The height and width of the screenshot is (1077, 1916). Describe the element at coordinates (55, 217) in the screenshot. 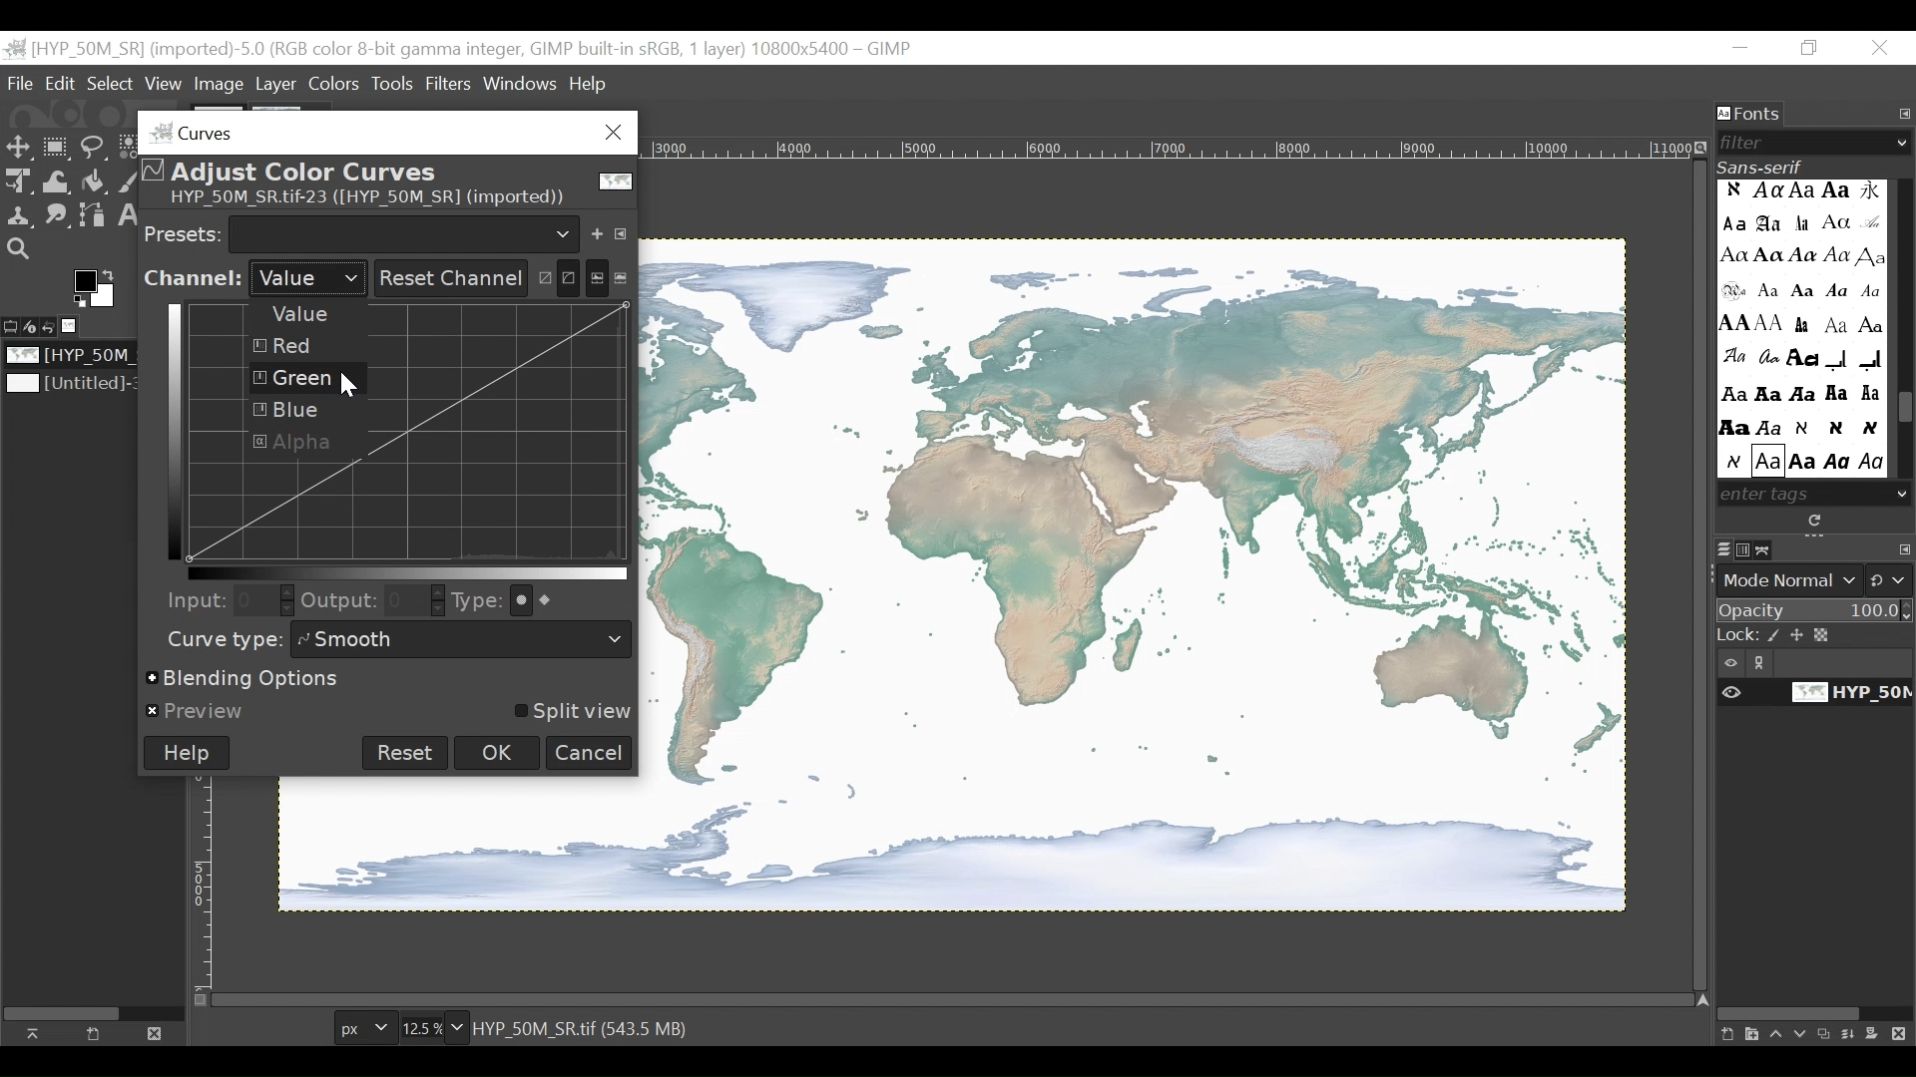

I see `Smudge Tool` at that location.